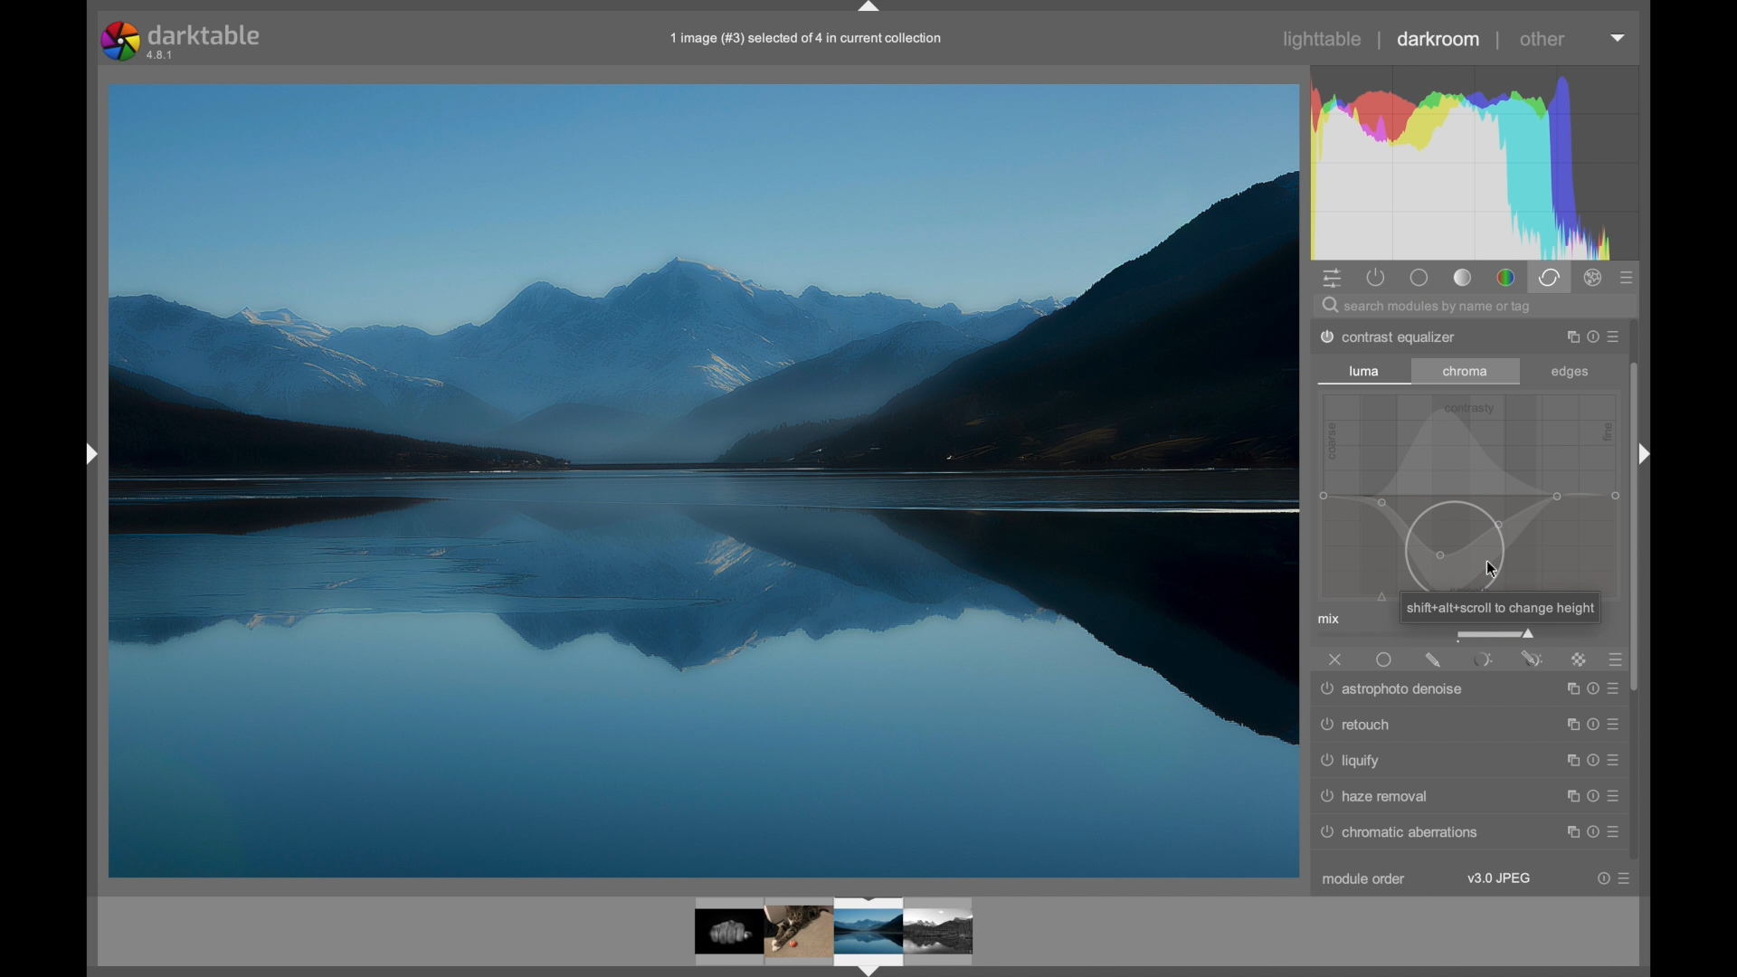 This screenshot has height=977, width=1737. What do you see at coordinates (1372, 796) in the screenshot?
I see `raw denoise` at bounding box center [1372, 796].